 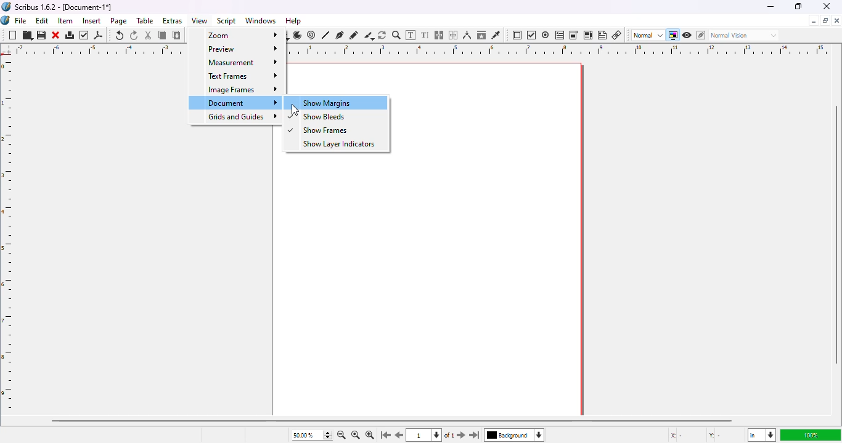 I want to click on Scribus 1.6.2 - [Document-1*], so click(x=64, y=7).